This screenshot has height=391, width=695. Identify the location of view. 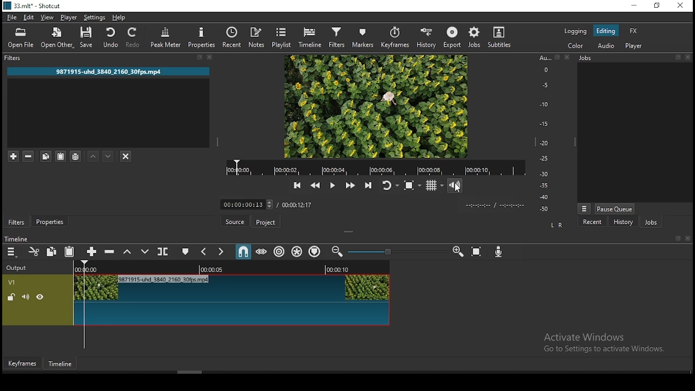
(47, 17).